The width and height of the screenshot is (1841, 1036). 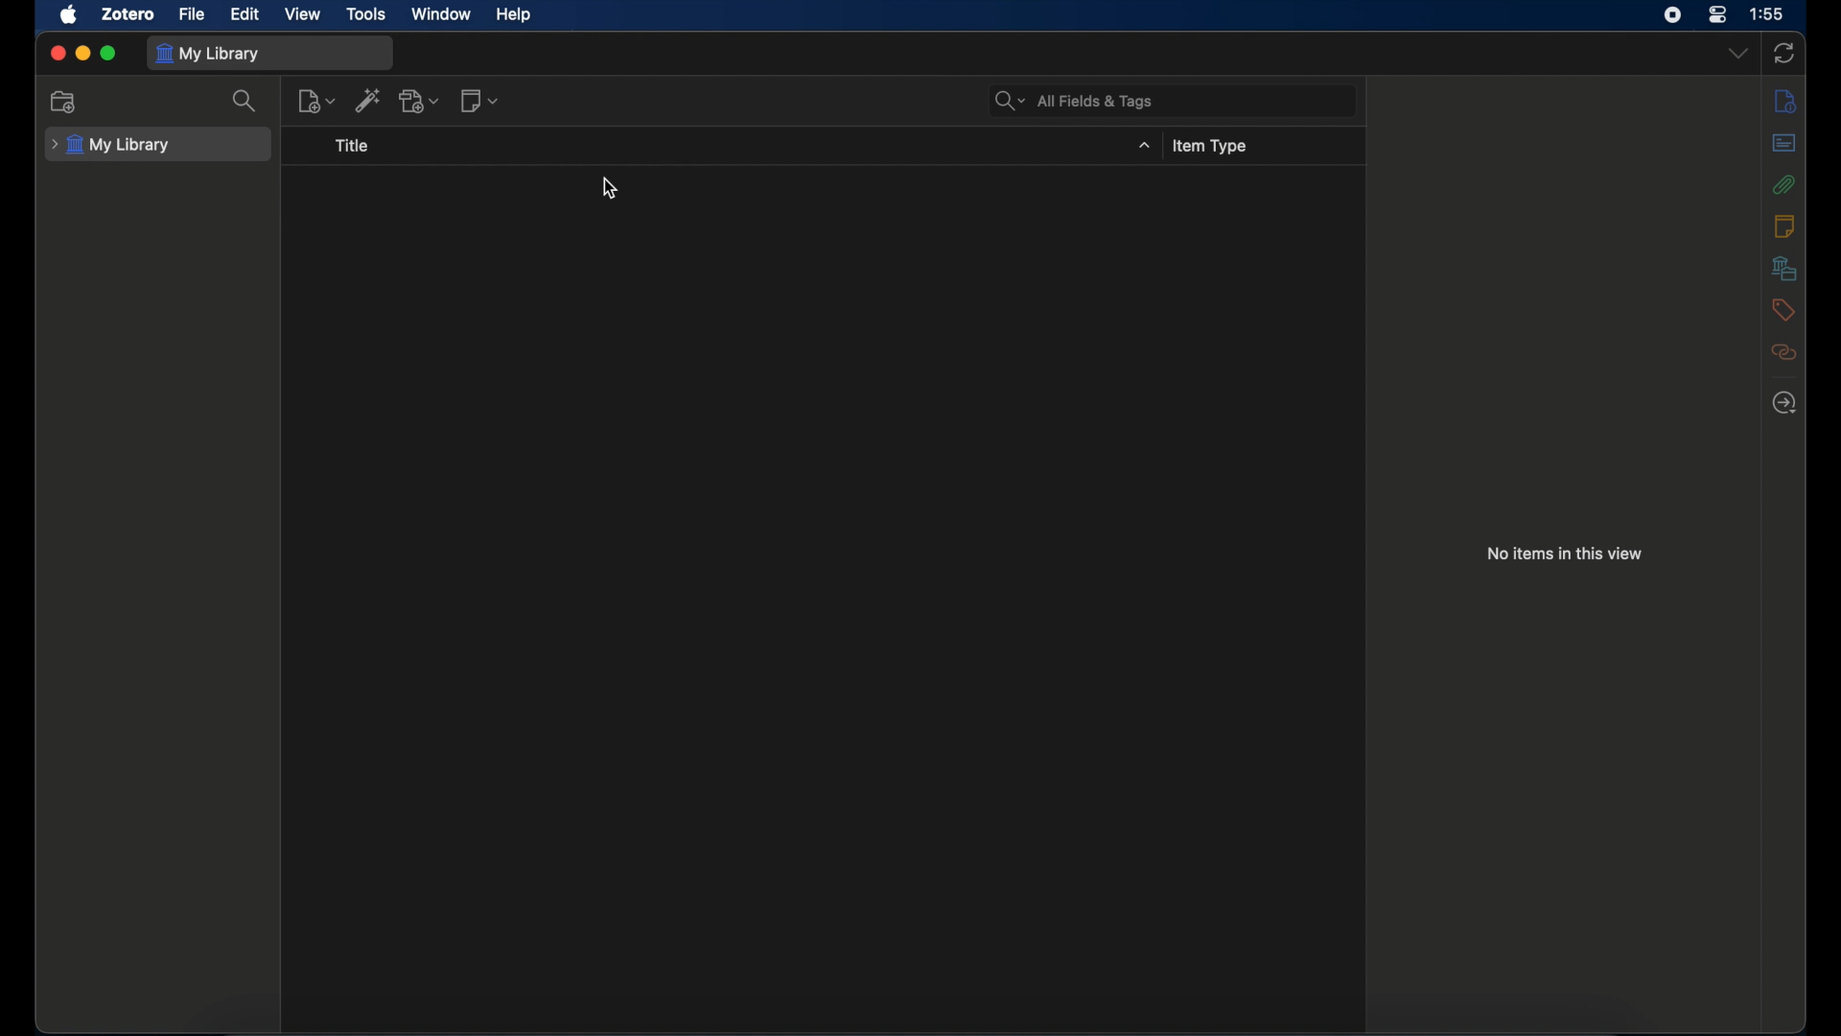 I want to click on no items in this view, so click(x=1564, y=553).